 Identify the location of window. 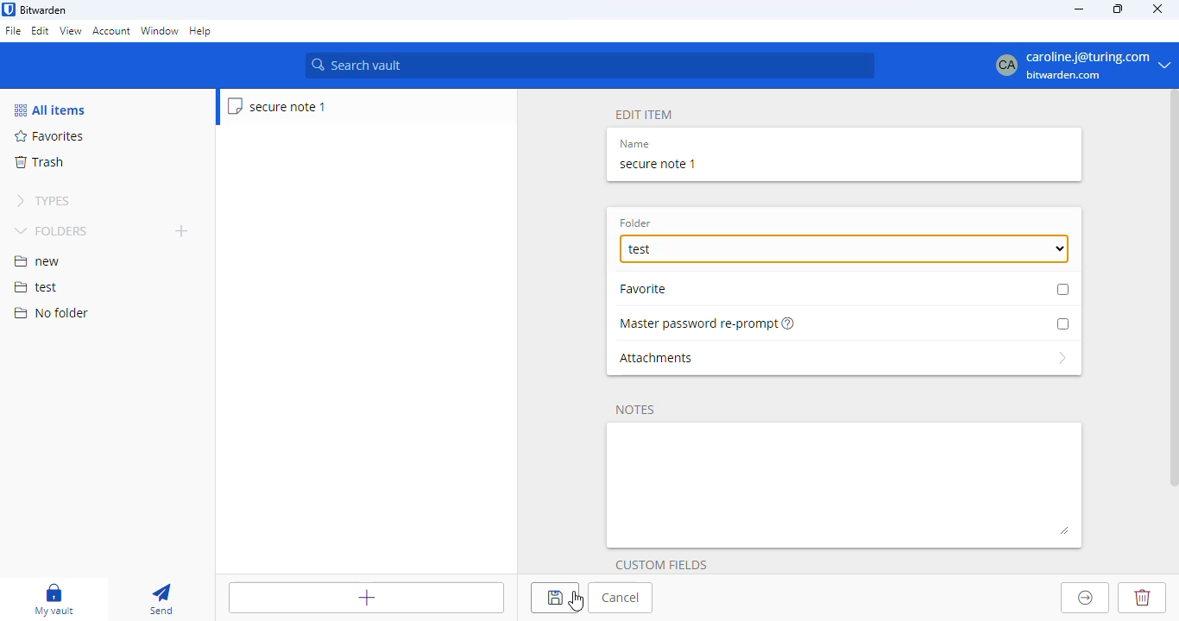
(160, 32).